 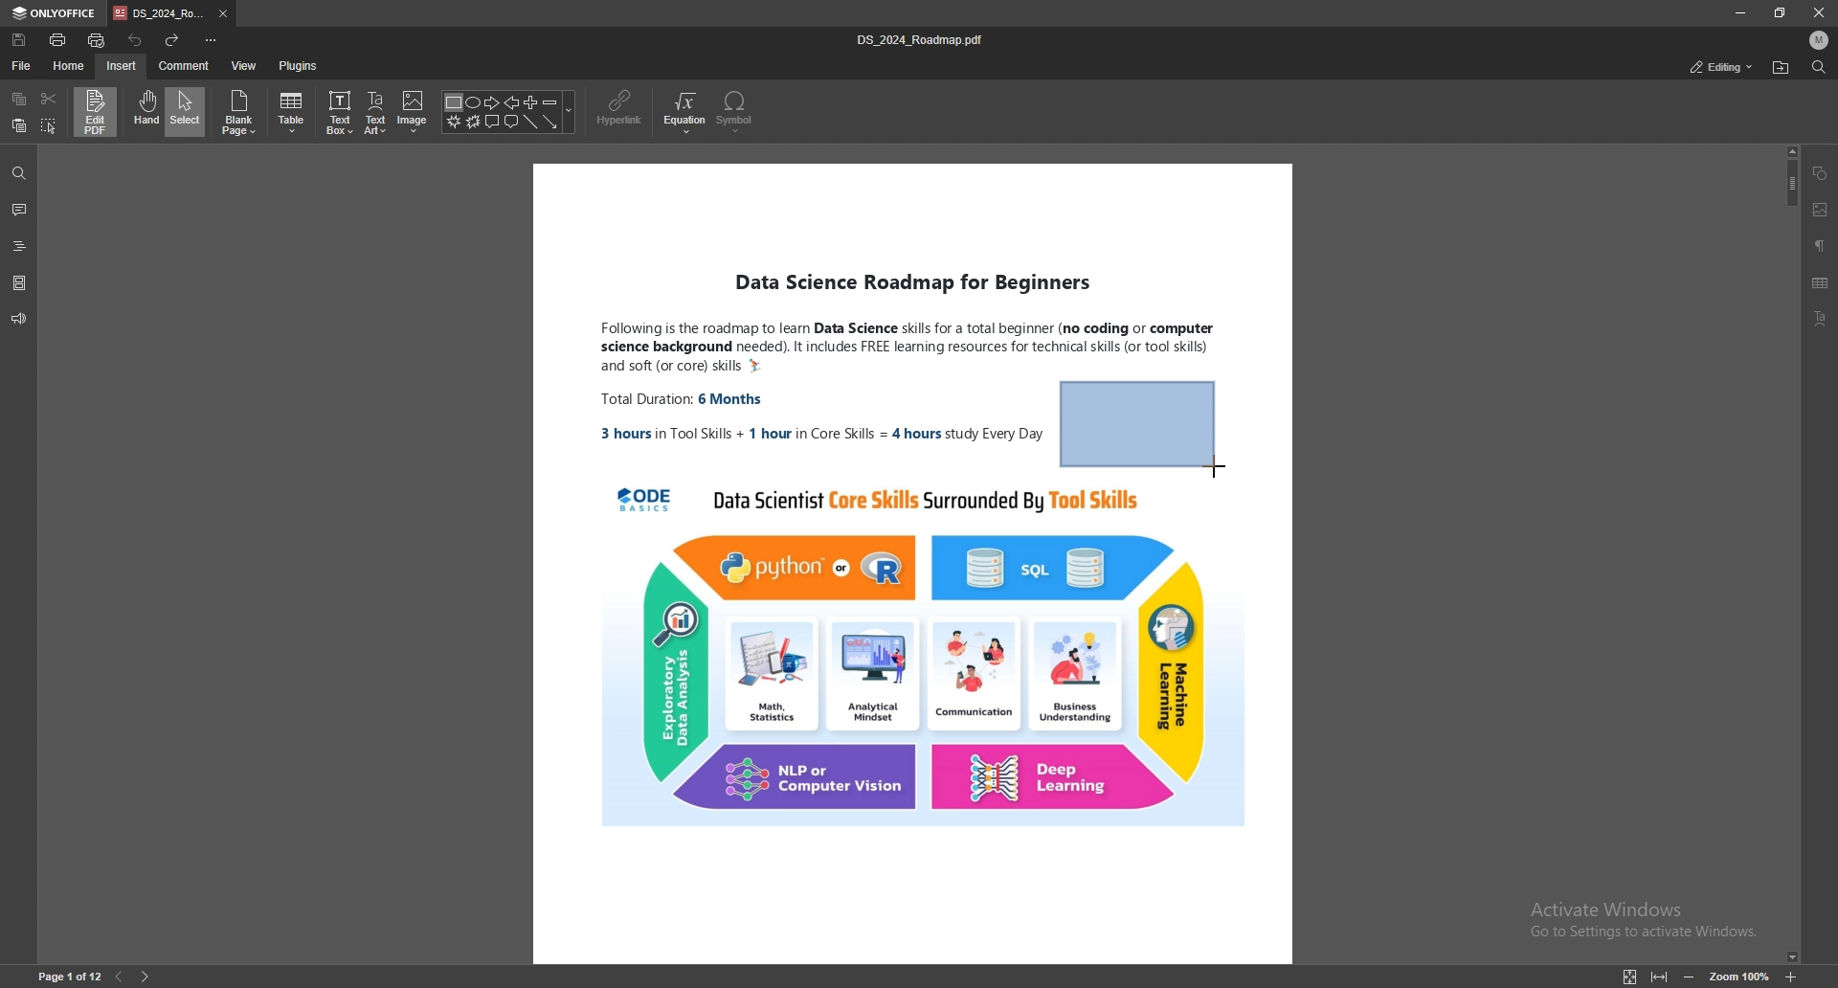 I want to click on home, so click(x=70, y=66).